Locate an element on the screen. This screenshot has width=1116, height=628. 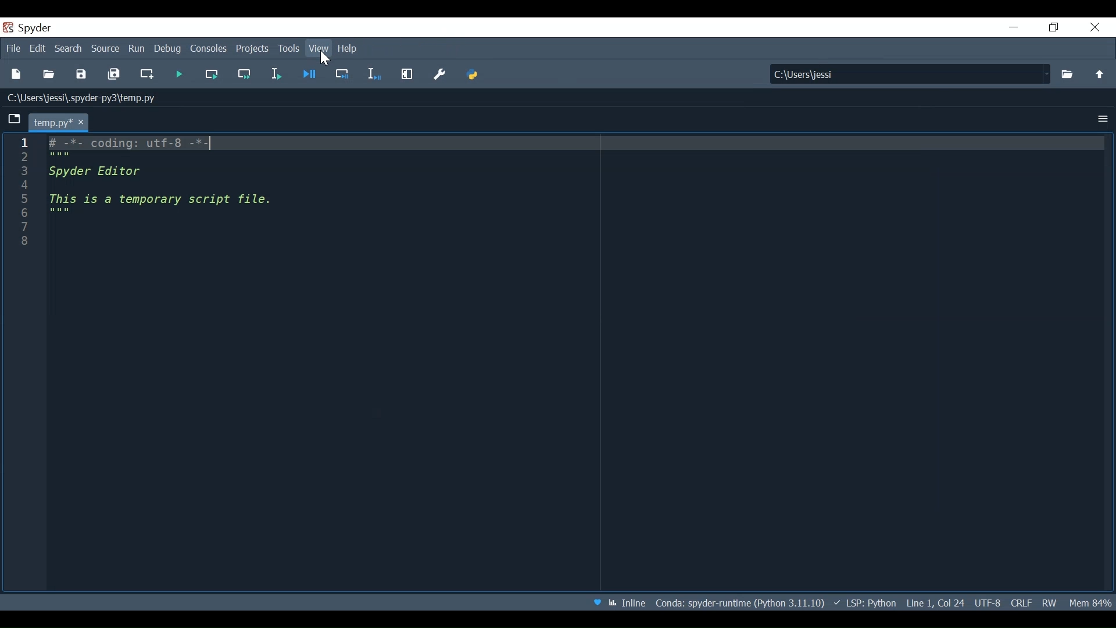
Debug file is located at coordinates (311, 76).